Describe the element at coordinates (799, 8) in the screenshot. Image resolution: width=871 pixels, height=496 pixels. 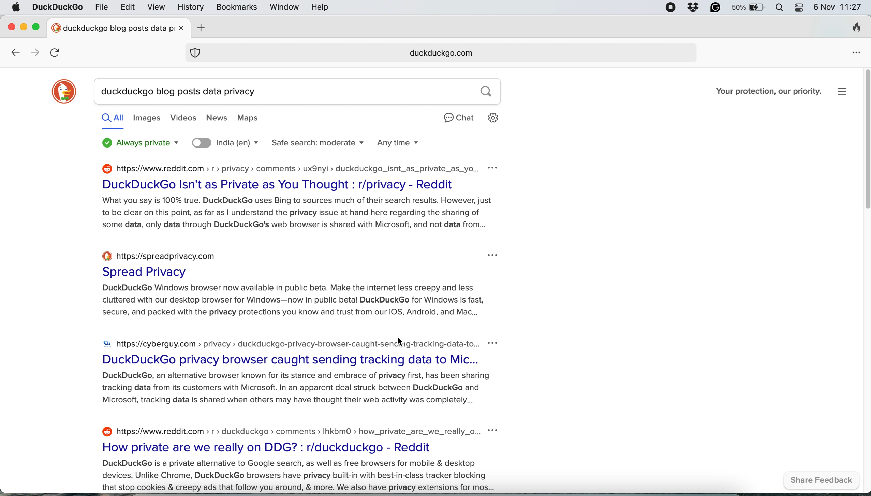
I see `control center` at that location.